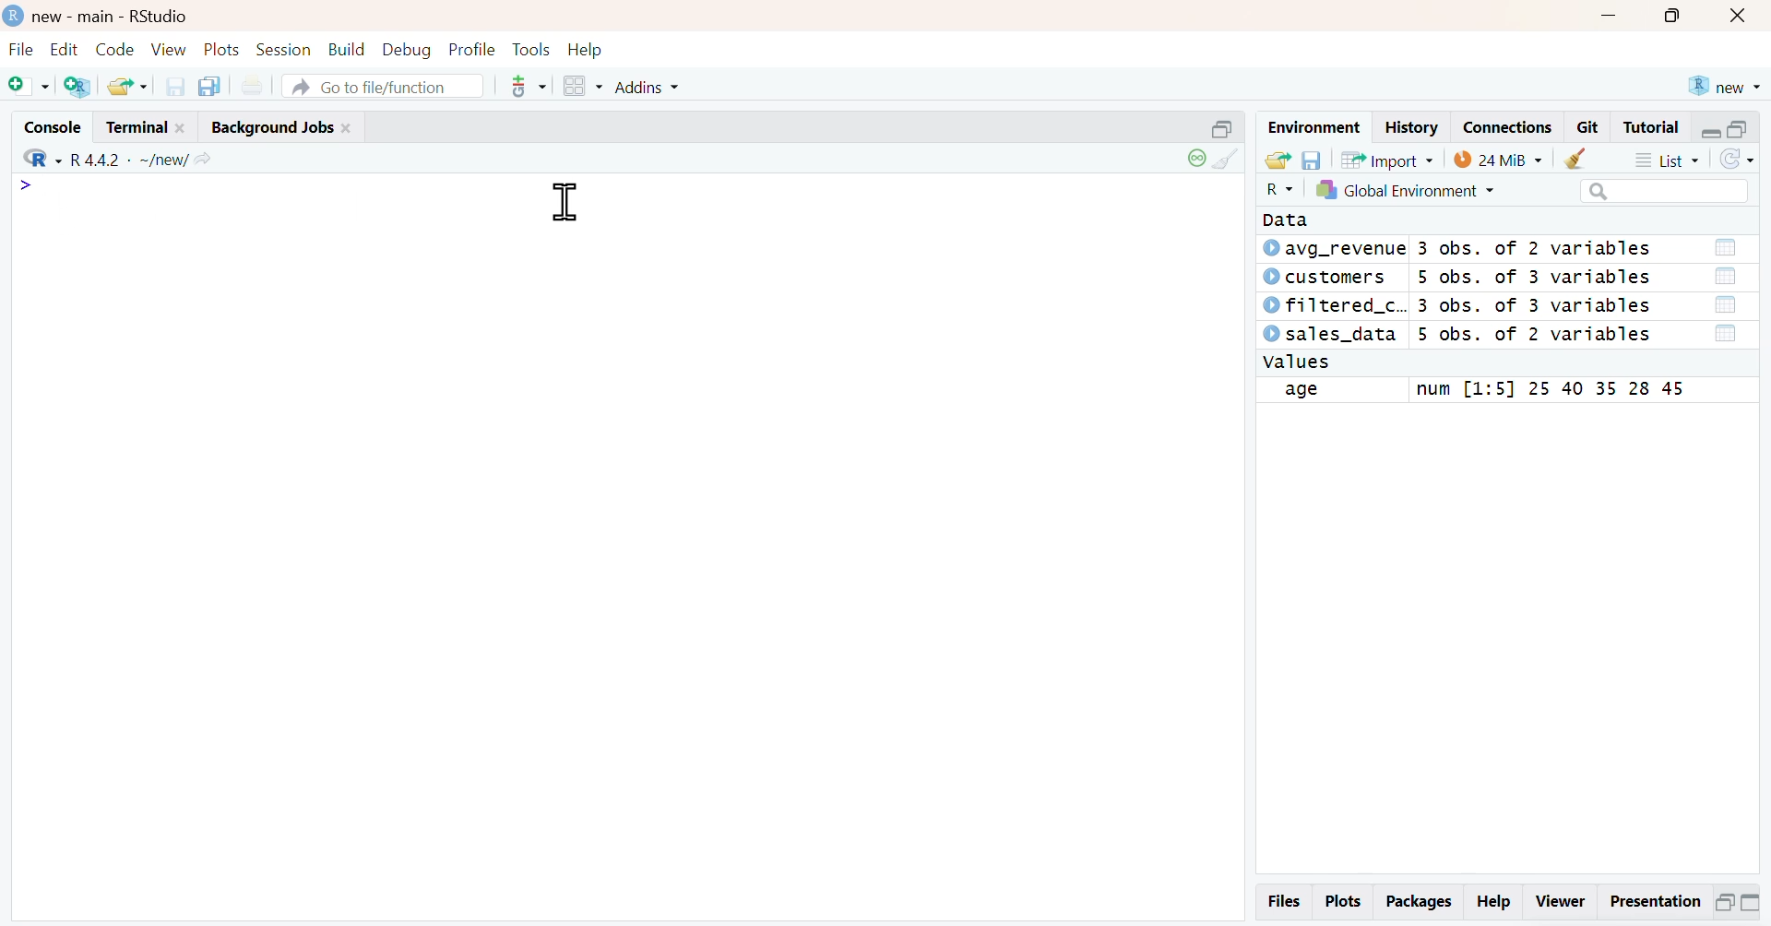 The height and width of the screenshot is (926, 1771). I want to click on cursor, so click(565, 202).